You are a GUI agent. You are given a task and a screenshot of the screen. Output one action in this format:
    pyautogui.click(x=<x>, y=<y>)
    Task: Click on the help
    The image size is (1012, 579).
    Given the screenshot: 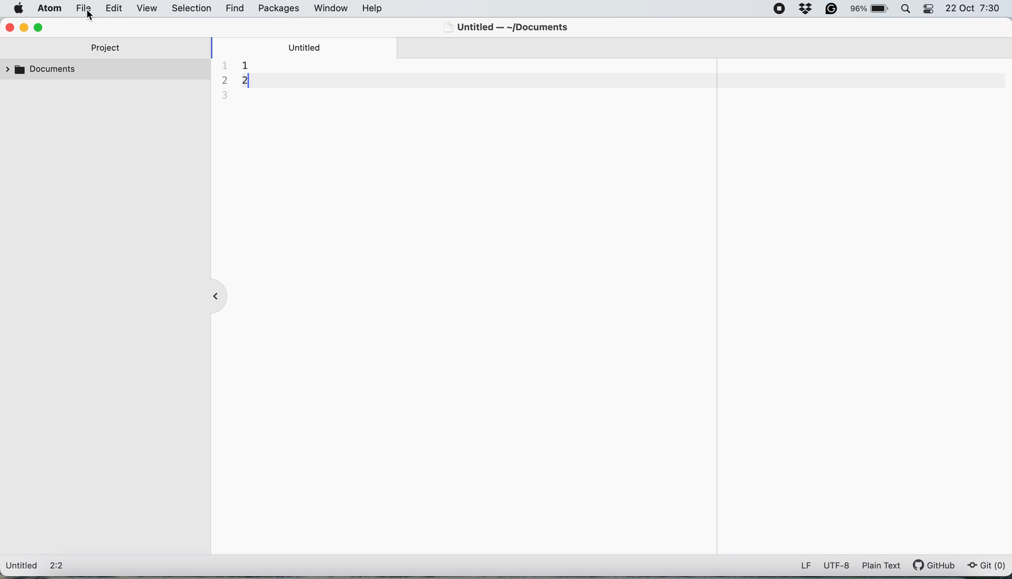 What is the action you would take?
    pyautogui.click(x=374, y=9)
    